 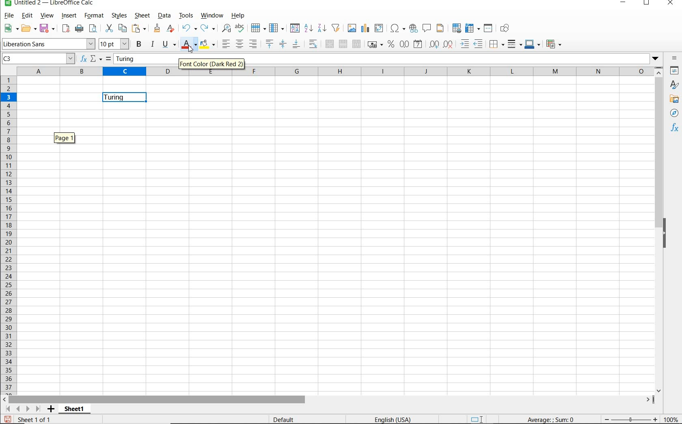 What do you see at coordinates (667, 234) in the screenshot?
I see `HIDE` at bounding box center [667, 234].